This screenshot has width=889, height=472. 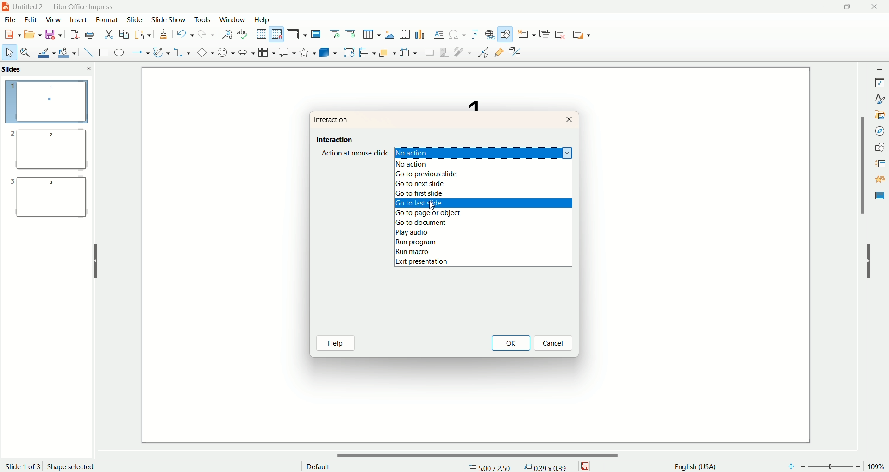 What do you see at coordinates (135, 20) in the screenshot?
I see `slide` at bounding box center [135, 20].